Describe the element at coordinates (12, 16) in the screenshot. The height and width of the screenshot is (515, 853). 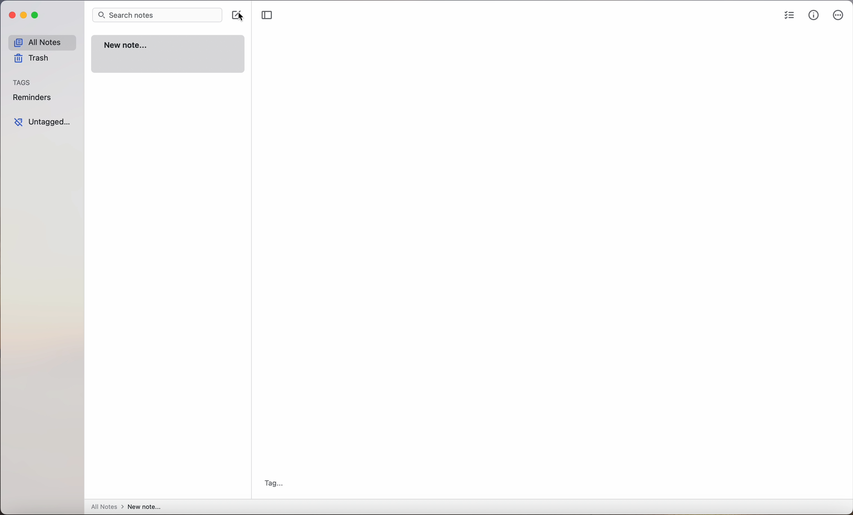
I see `close Simplenote` at that location.